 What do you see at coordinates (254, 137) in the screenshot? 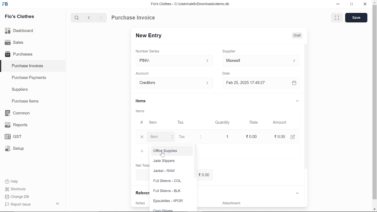
I see `0.00` at bounding box center [254, 137].